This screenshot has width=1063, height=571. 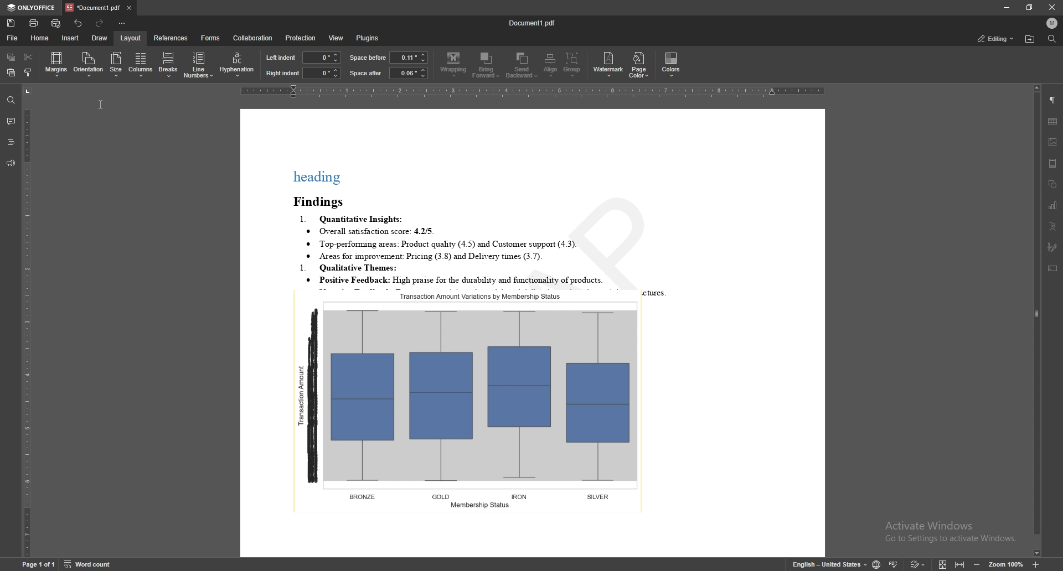 I want to click on draw, so click(x=100, y=38).